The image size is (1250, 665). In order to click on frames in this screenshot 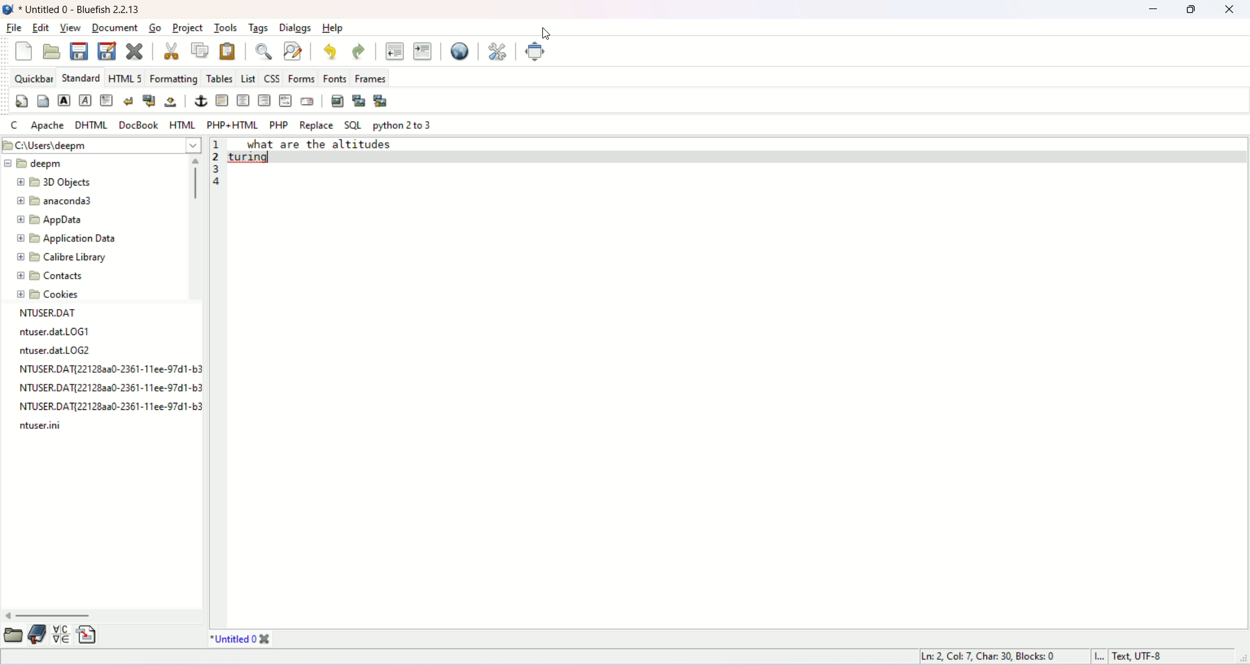, I will do `click(369, 76)`.